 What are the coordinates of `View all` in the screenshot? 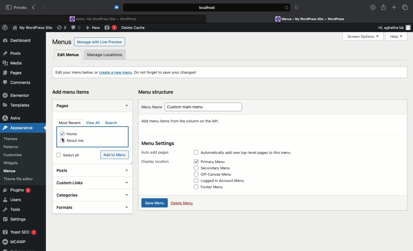 It's located at (93, 123).